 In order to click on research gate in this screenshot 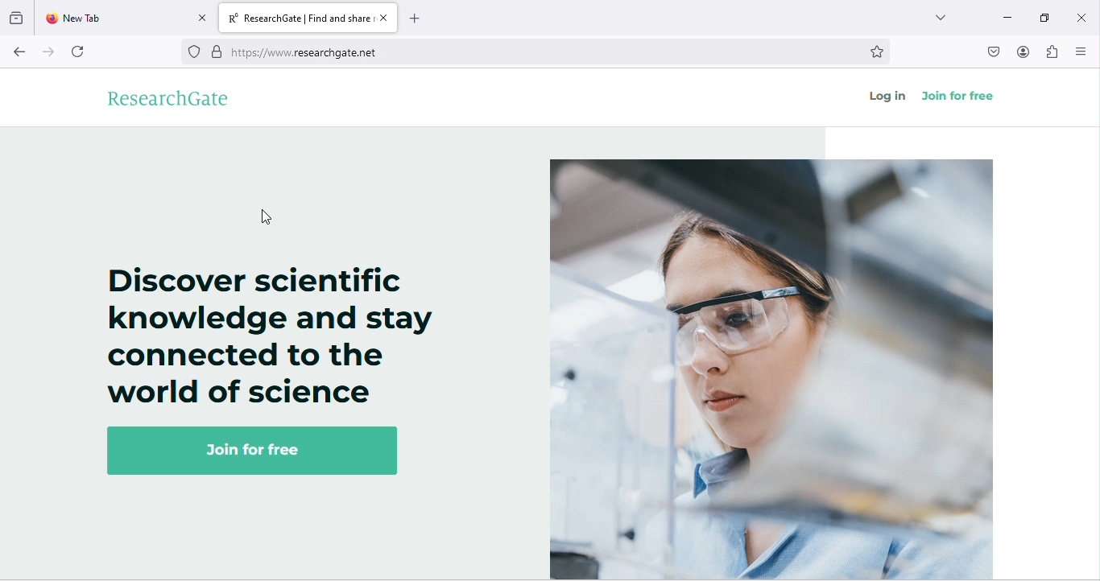, I will do `click(176, 100)`.